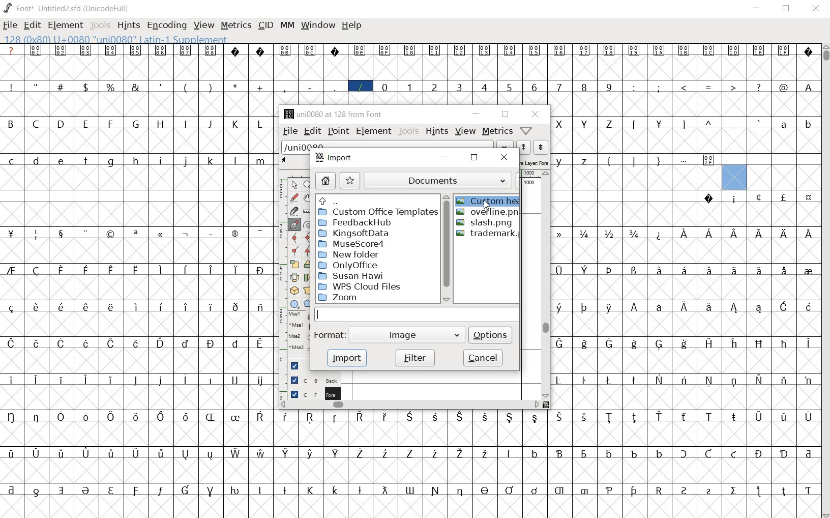  Describe the element at coordinates (186, 123) in the screenshot. I see `glyph` at that location.